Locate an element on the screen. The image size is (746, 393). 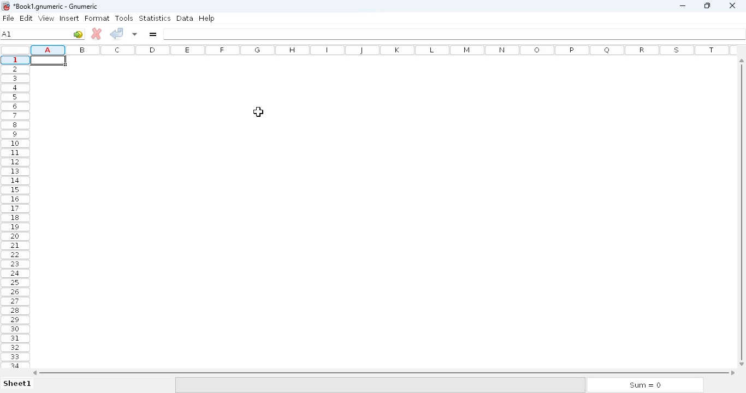
accept change in multiple cells is located at coordinates (134, 33).